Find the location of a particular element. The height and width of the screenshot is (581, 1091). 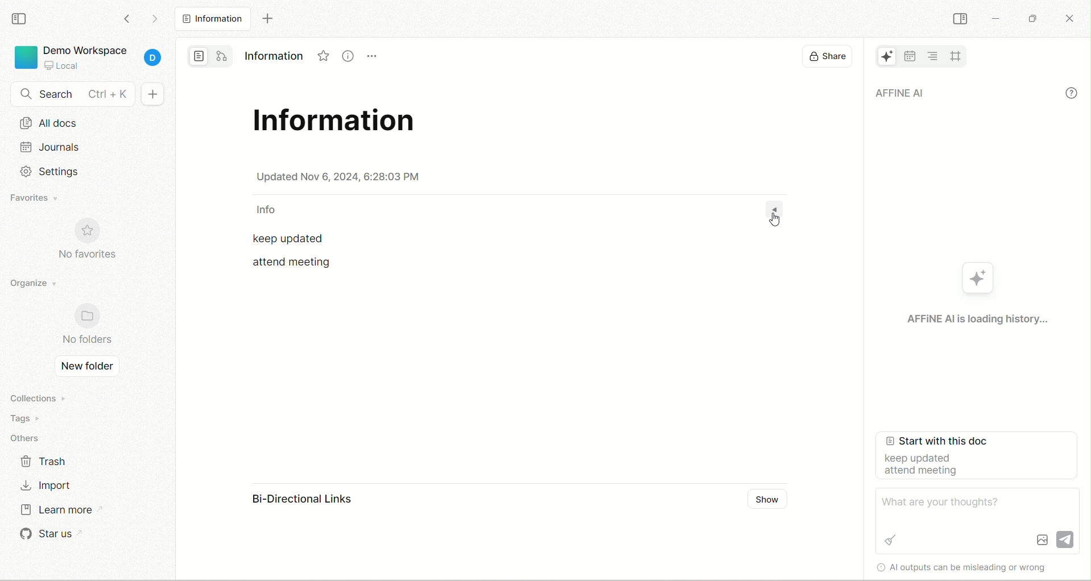

logo is located at coordinates (24, 59).